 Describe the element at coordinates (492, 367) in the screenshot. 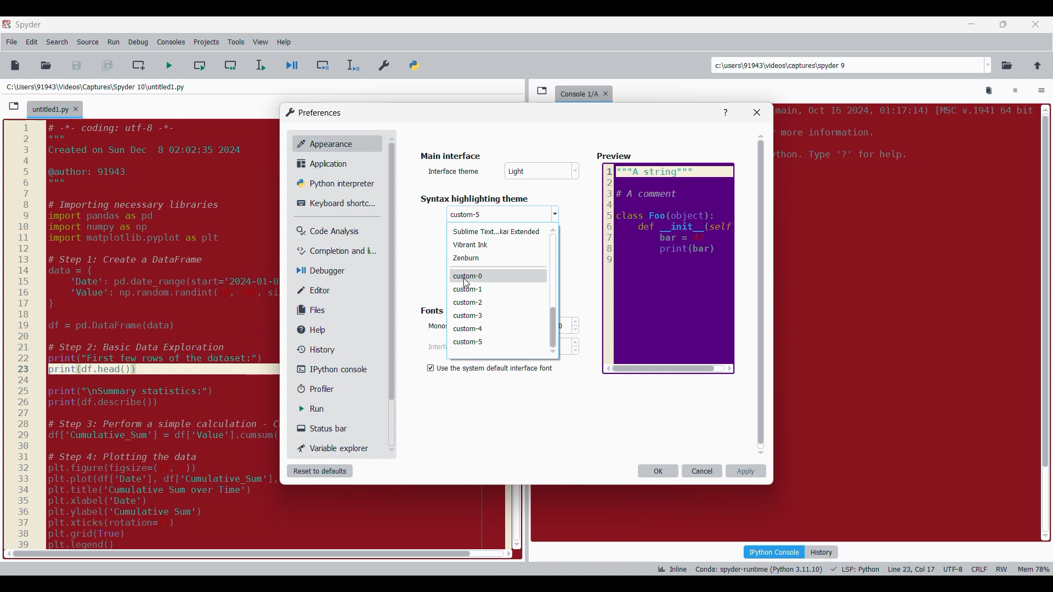

I see `Setting options under Background` at that location.